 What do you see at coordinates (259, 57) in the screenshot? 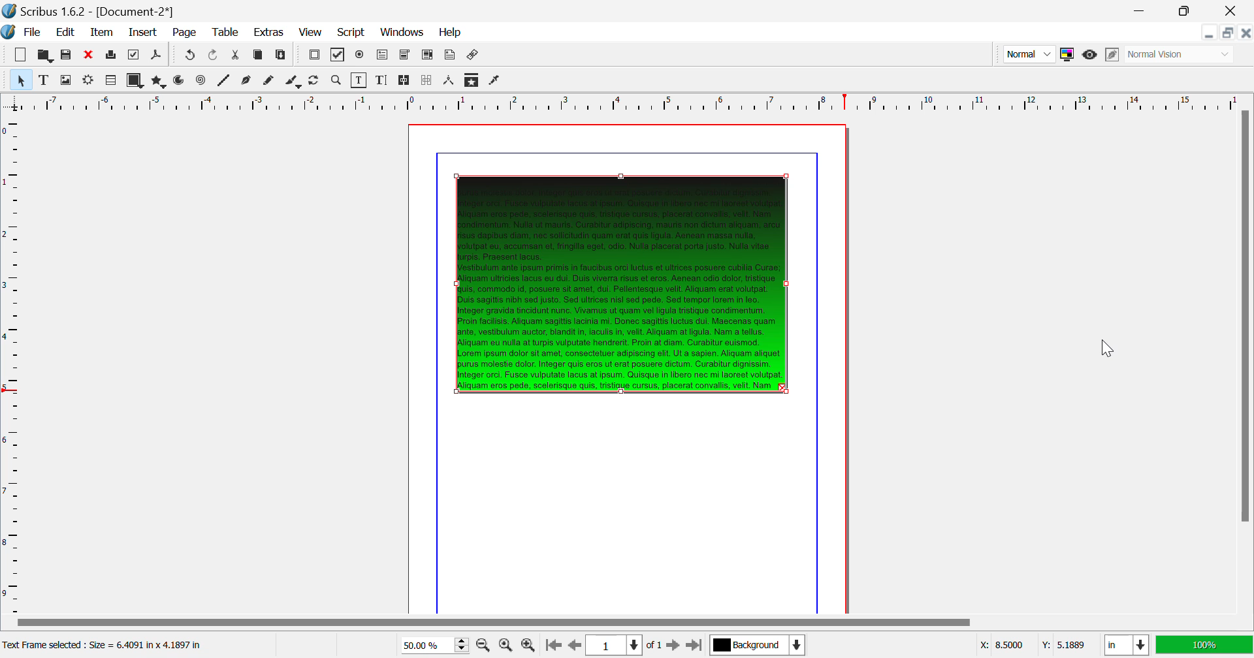
I see `Copy` at bounding box center [259, 57].